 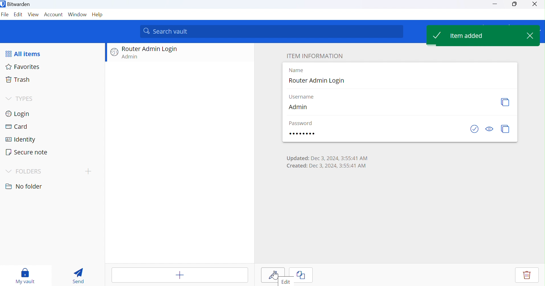 I want to click on No folder, so click(x=23, y=185).